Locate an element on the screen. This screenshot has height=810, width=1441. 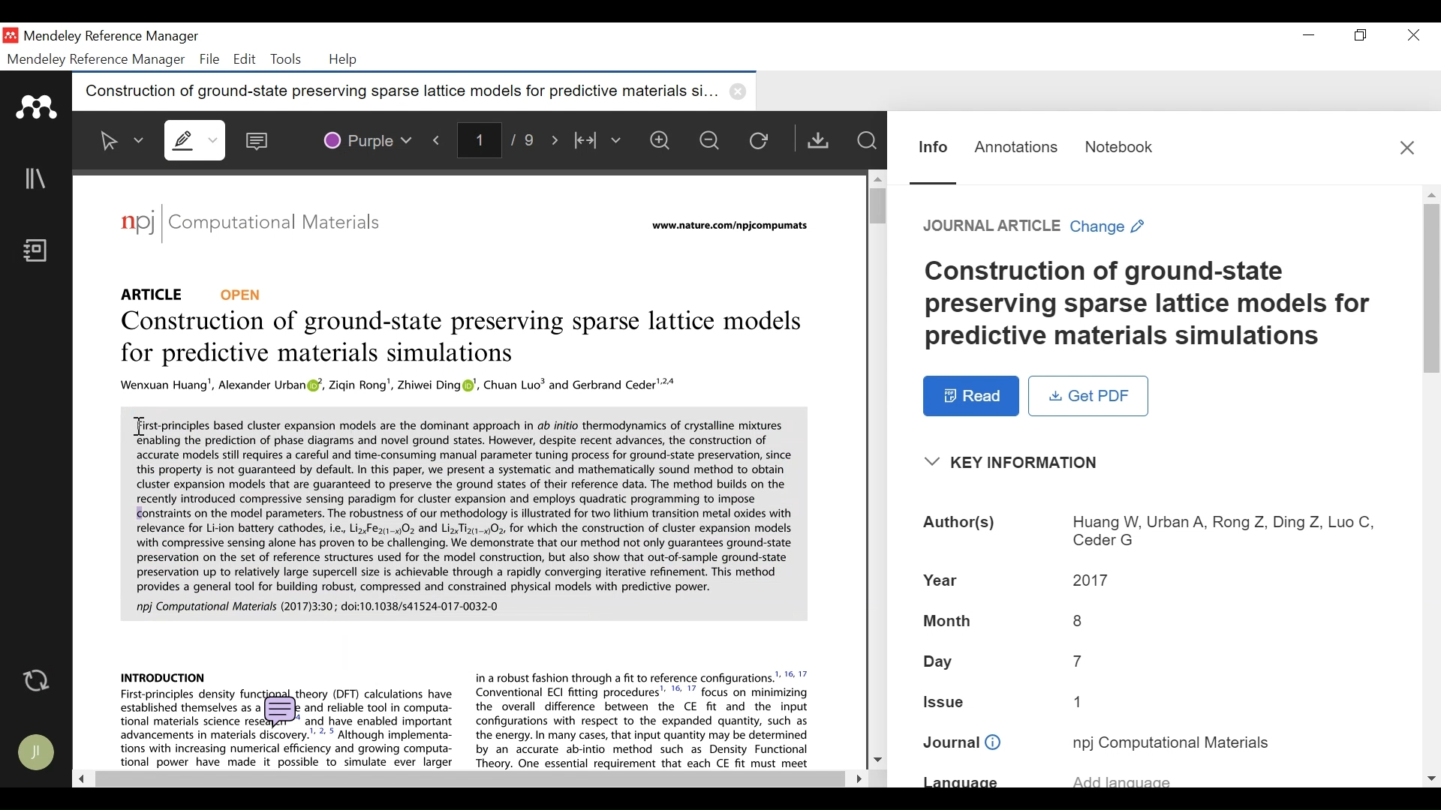
Scroll up is located at coordinates (1431, 194).